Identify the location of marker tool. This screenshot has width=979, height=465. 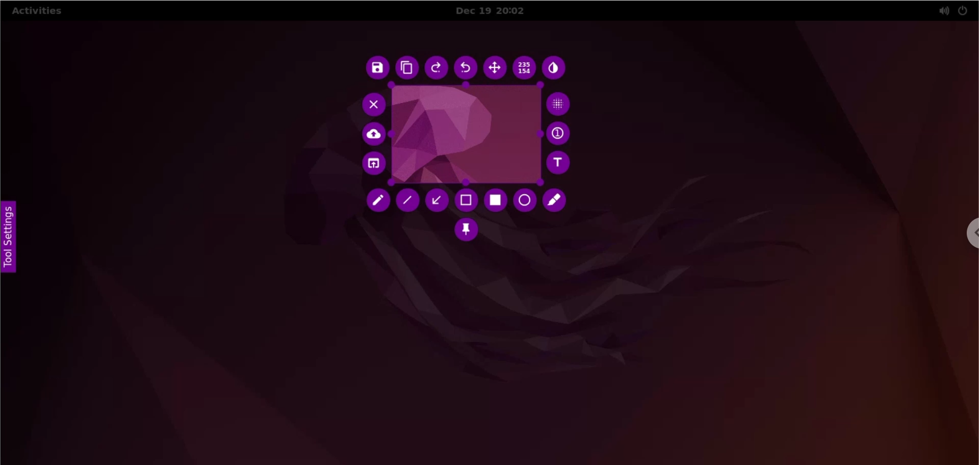
(556, 199).